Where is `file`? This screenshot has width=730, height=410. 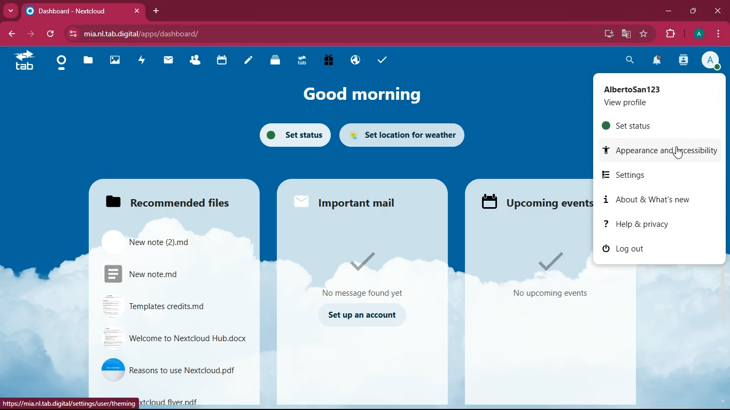 file is located at coordinates (167, 307).